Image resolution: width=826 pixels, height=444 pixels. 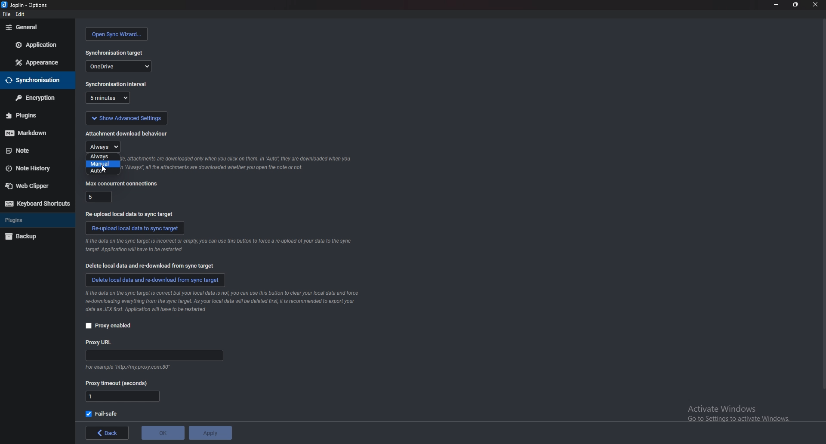 What do you see at coordinates (219, 245) in the screenshot?
I see `info` at bounding box center [219, 245].